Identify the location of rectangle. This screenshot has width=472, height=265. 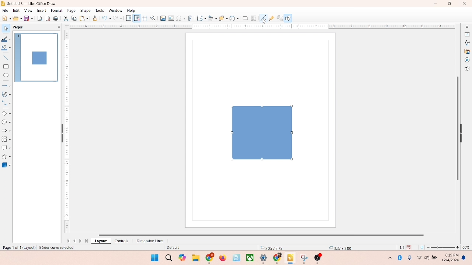
(6, 66).